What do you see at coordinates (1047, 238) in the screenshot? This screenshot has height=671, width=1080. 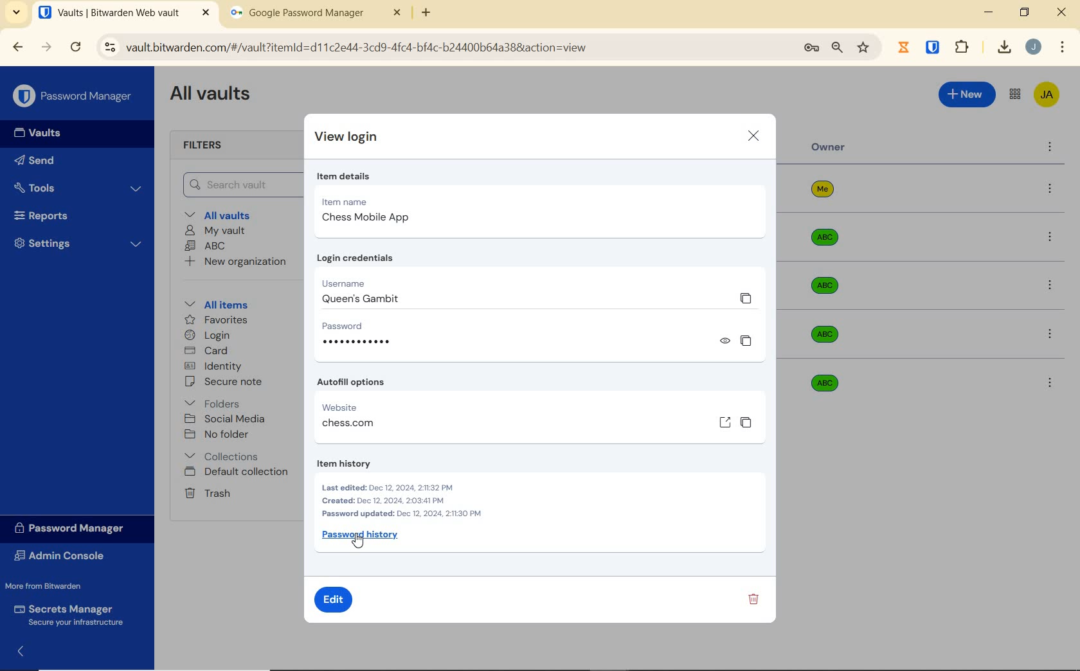 I see `more options` at bounding box center [1047, 238].